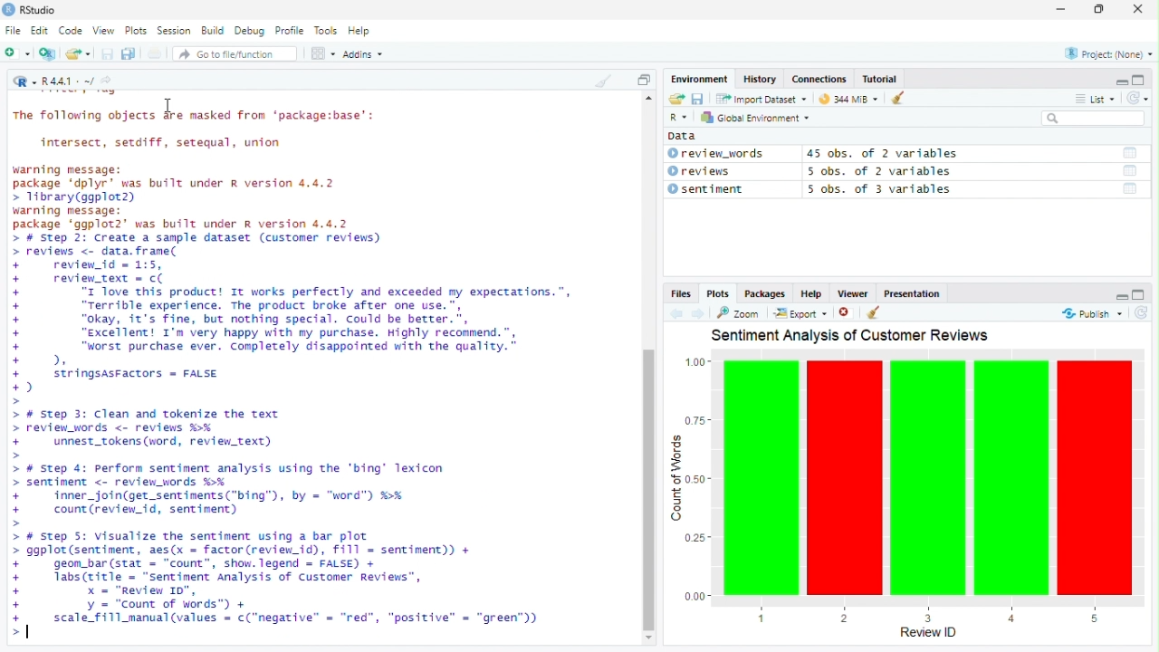  Describe the element at coordinates (362, 53) in the screenshot. I see `Addins ~` at that location.